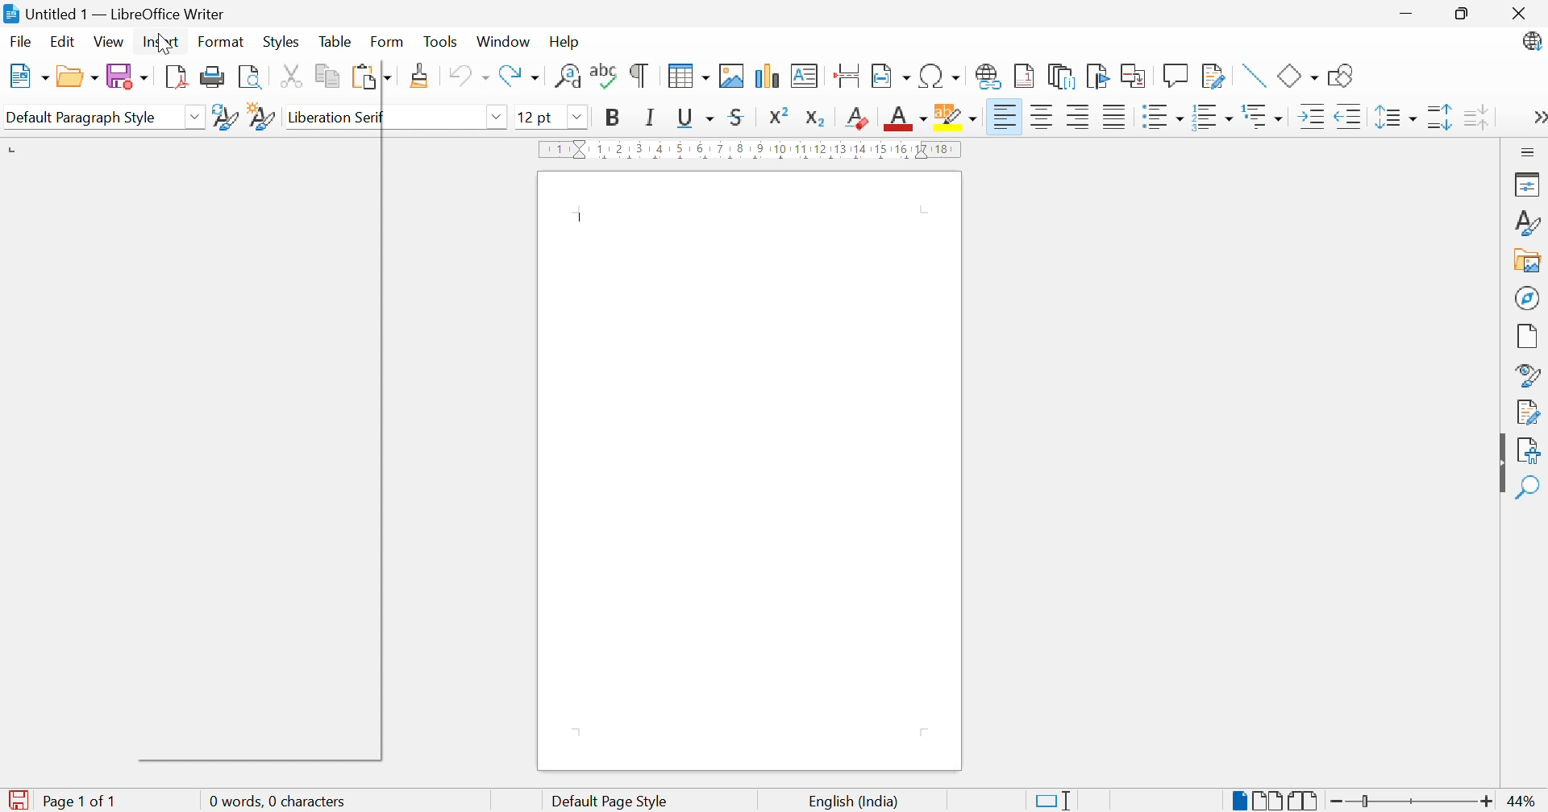 The image size is (1548, 812). Describe the element at coordinates (77, 802) in the screenshot. I see `Page 1 of 1` at that location.